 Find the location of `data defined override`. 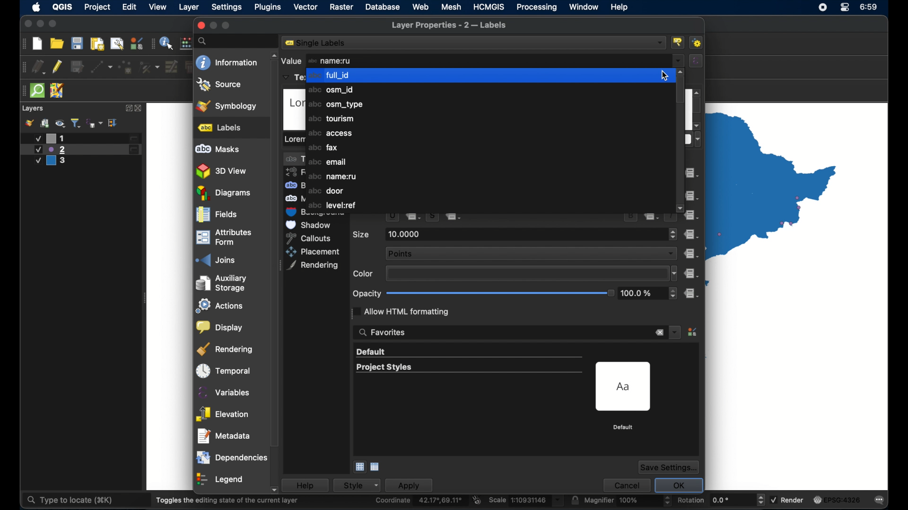

data defined override is located at coordinates (690, 254).